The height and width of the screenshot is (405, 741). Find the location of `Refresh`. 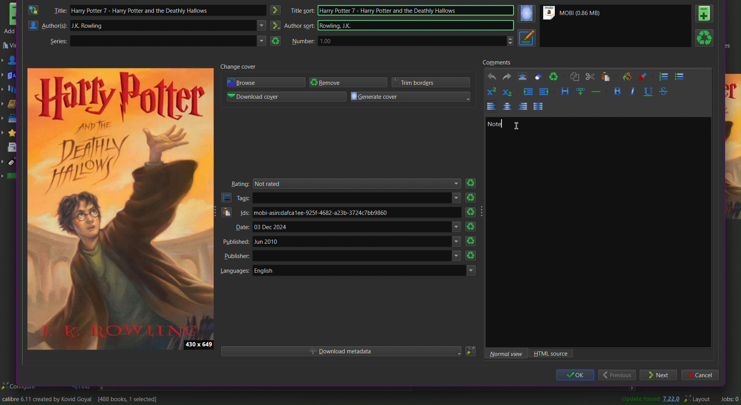

Refresh is located at coordinates (472, 226).